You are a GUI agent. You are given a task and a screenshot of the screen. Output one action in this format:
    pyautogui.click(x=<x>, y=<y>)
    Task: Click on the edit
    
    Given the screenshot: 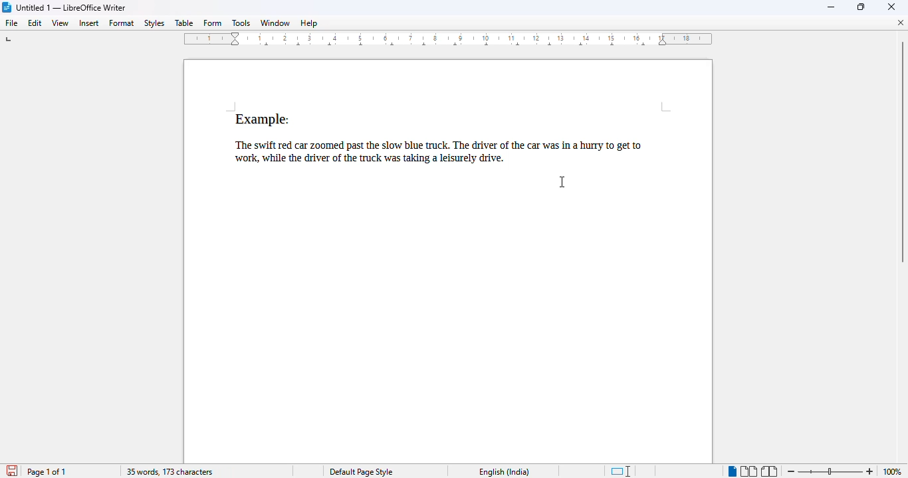 What is the action you would take?
    pyautogui.click(x=35, y=23)
    